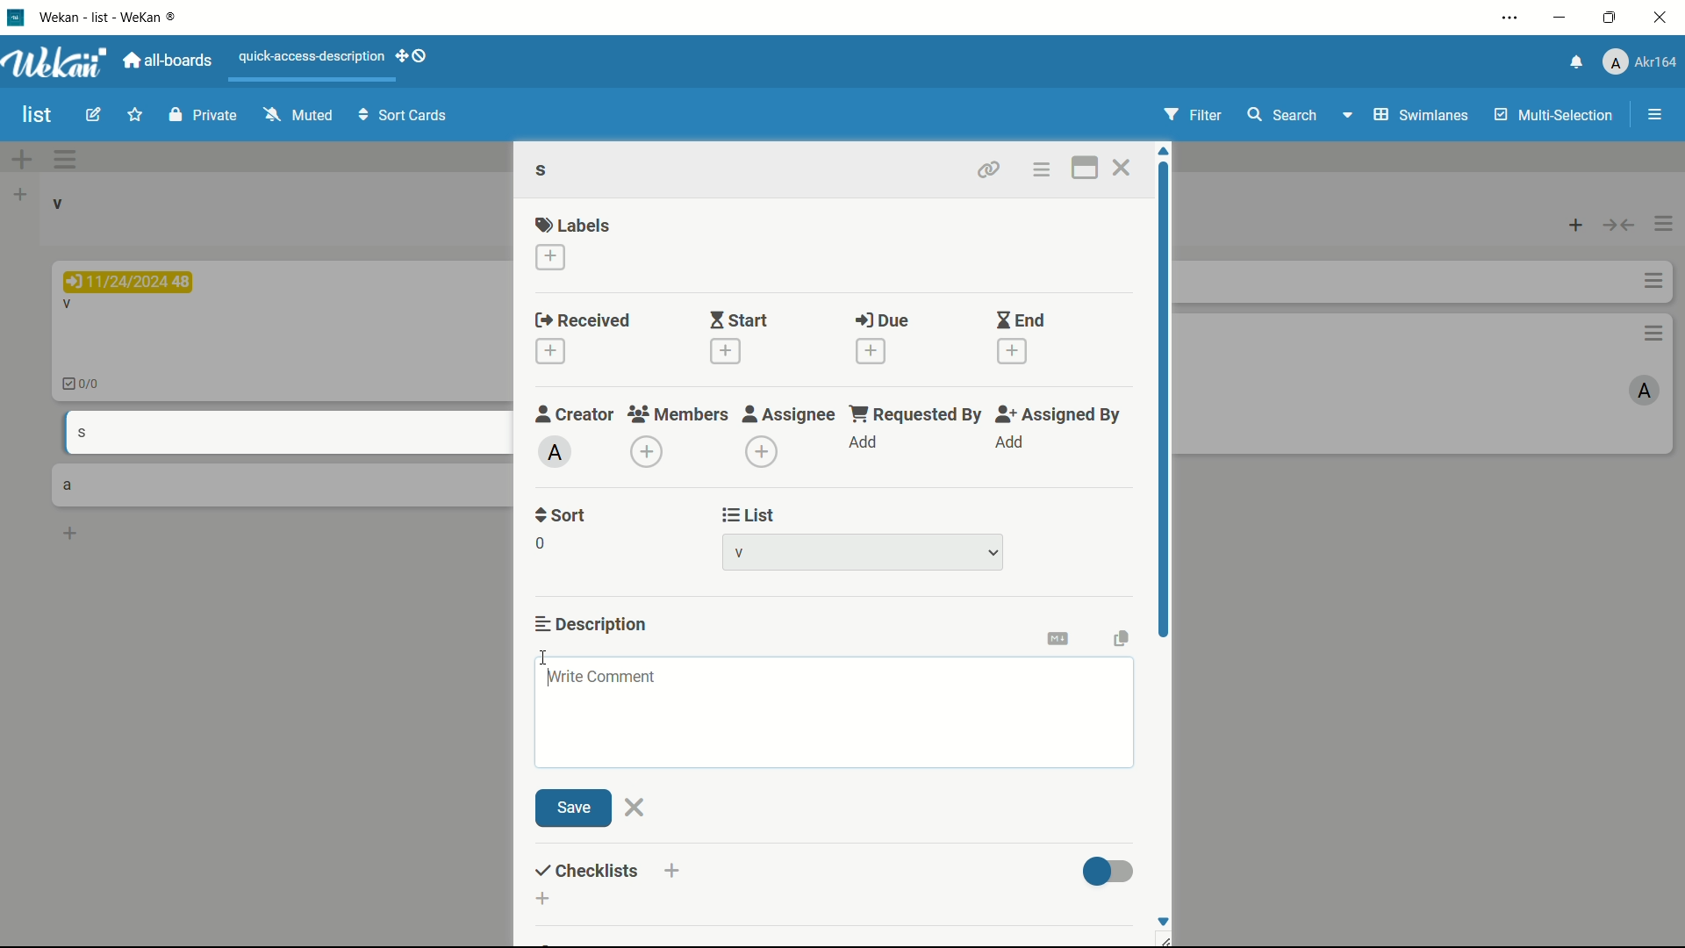 The width and height of the screenshot is (1685, 948). What do you see at coordinates (1014, 352) in the screenshot?
I see `add end date` at bounding box center [1014, 352].